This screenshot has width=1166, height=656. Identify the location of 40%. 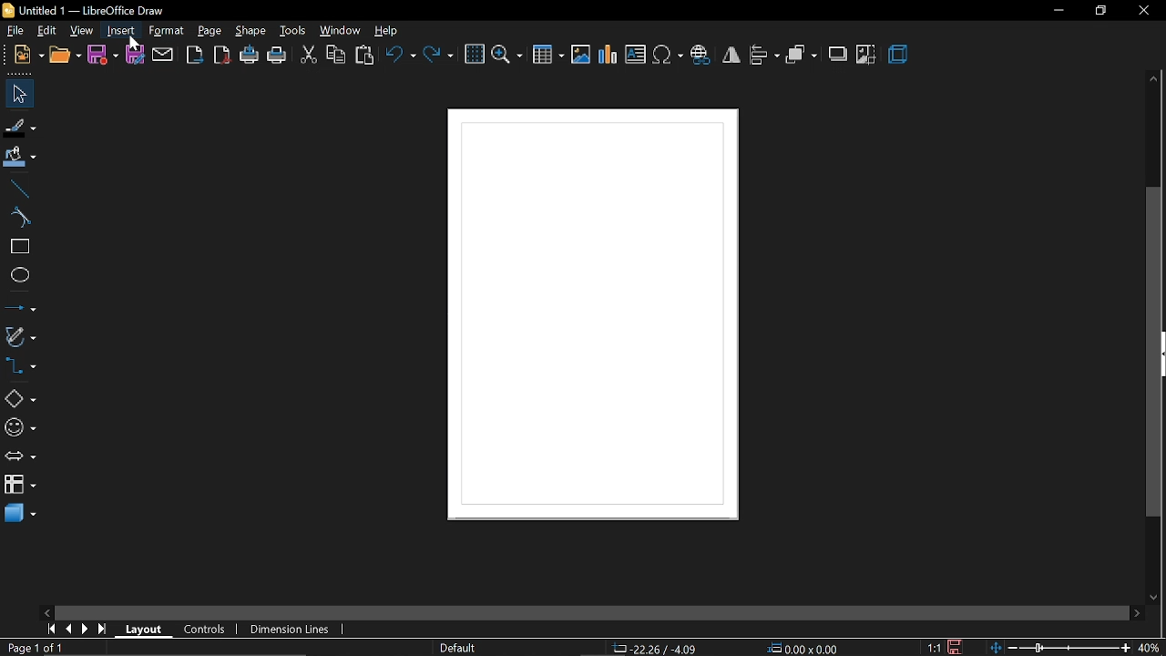
(1149, 647).